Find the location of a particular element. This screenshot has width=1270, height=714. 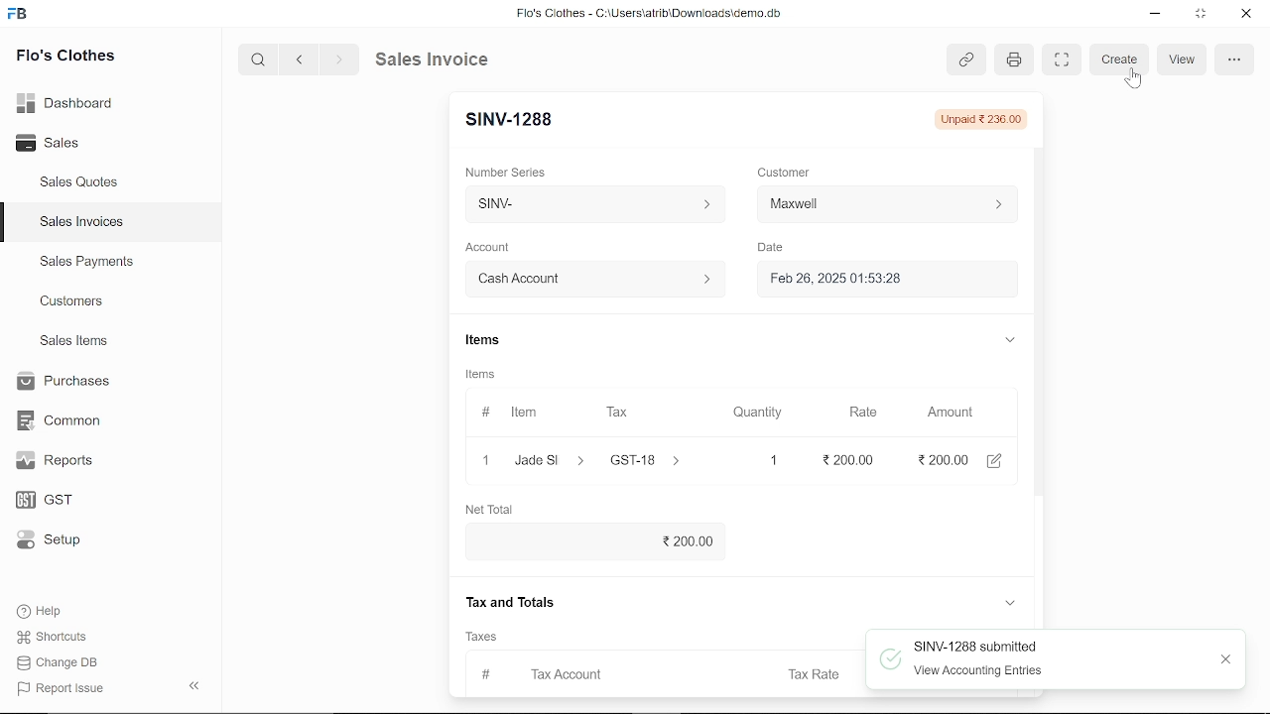

Tax Account is located at coordinates (596, 672).